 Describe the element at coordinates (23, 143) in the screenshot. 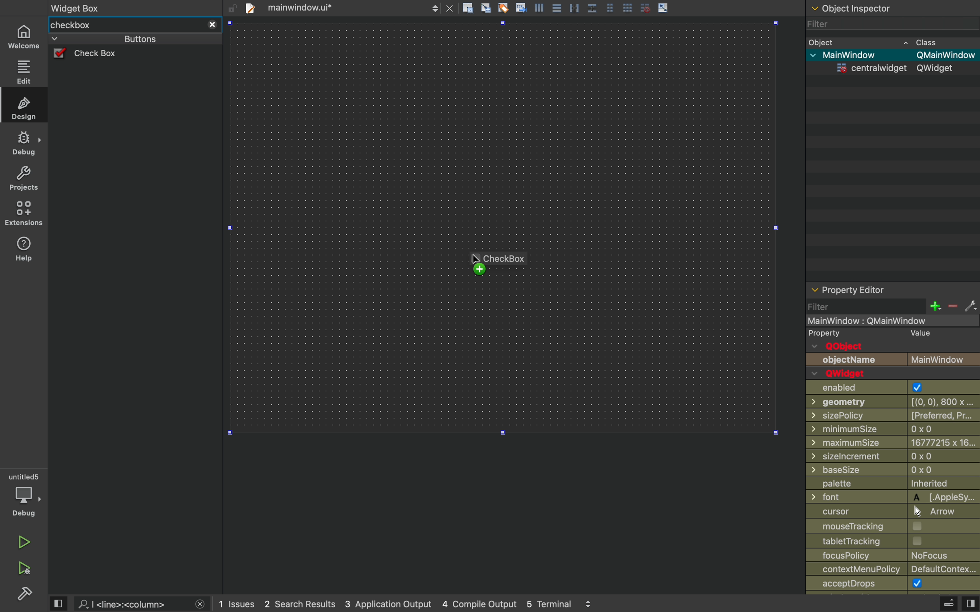

I see `debug` at that location.